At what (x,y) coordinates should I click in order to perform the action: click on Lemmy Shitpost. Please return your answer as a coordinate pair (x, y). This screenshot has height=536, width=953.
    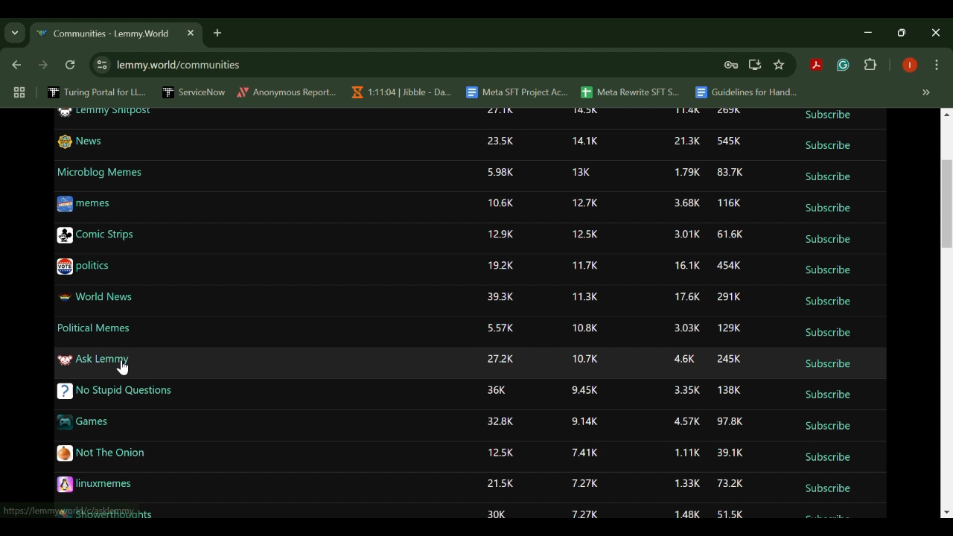
    Looking at the image, I should click on (107, 114).